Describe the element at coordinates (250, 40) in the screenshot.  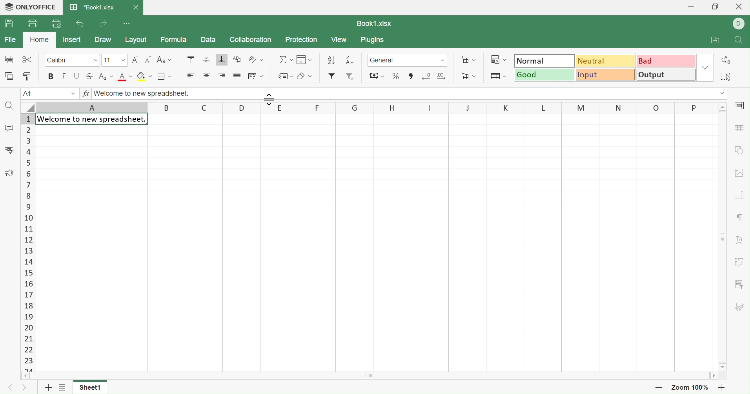
I see `Collection` at that location.